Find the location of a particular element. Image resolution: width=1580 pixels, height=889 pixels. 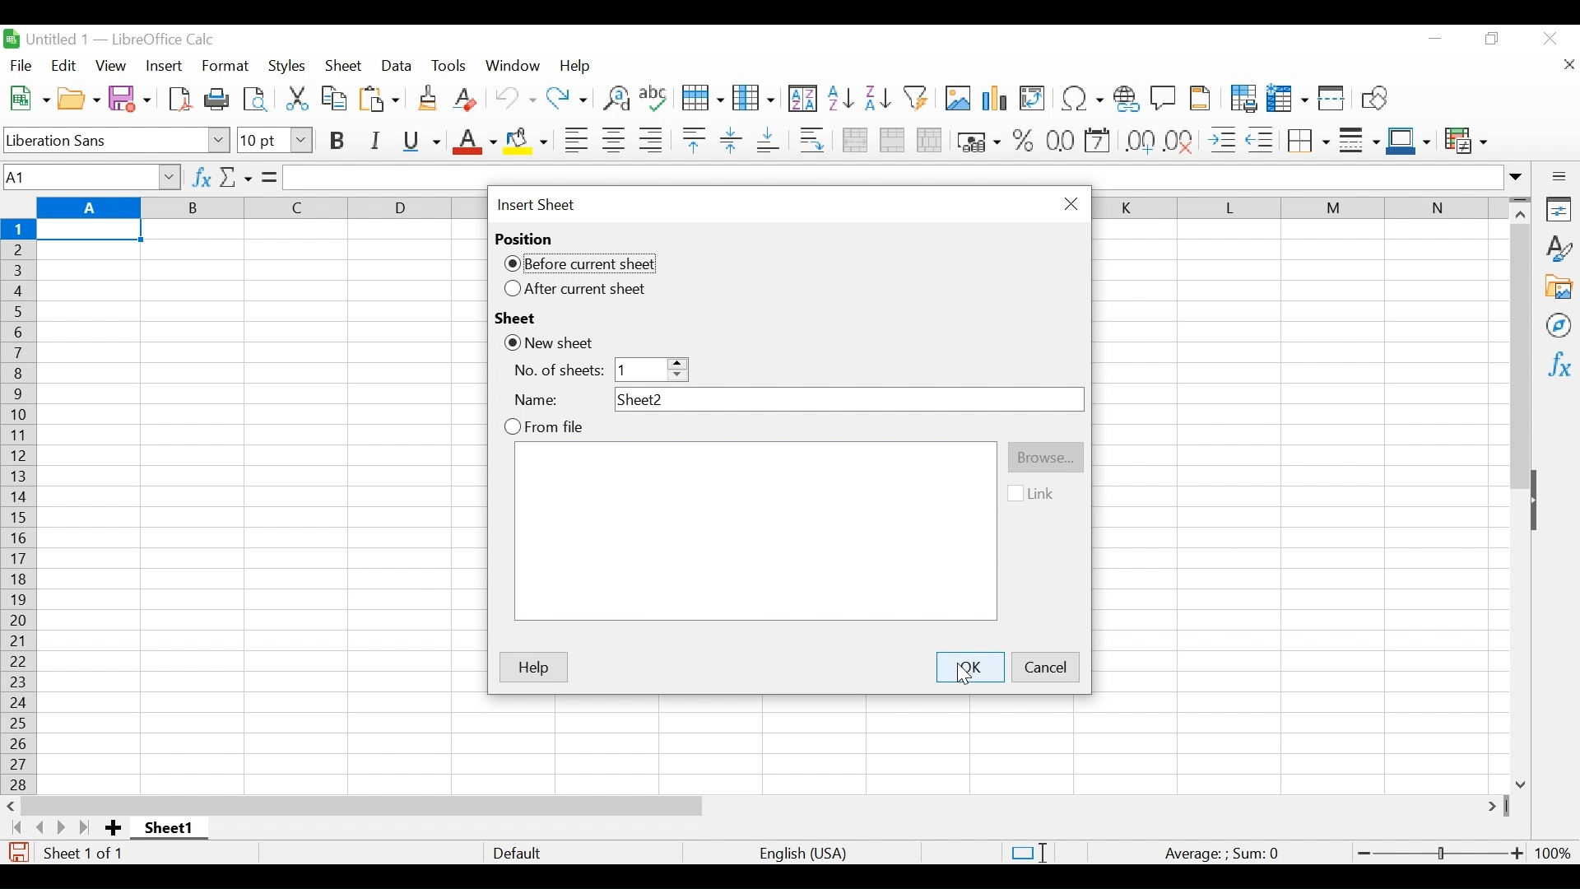

(un)select After current Sheet is located at coordinates (579, 290).